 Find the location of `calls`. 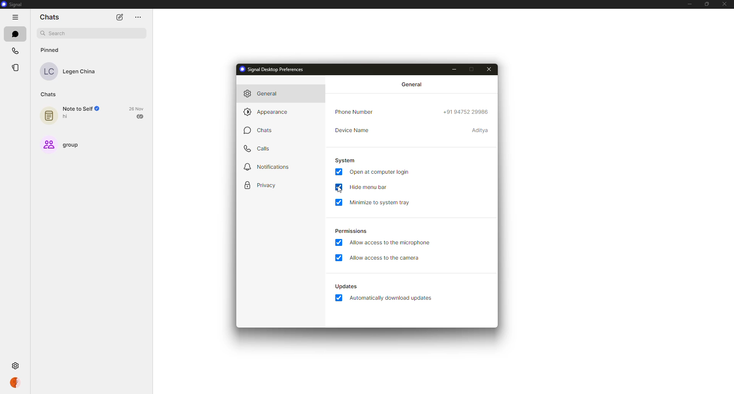

calls is located at coordinates (261, 149).